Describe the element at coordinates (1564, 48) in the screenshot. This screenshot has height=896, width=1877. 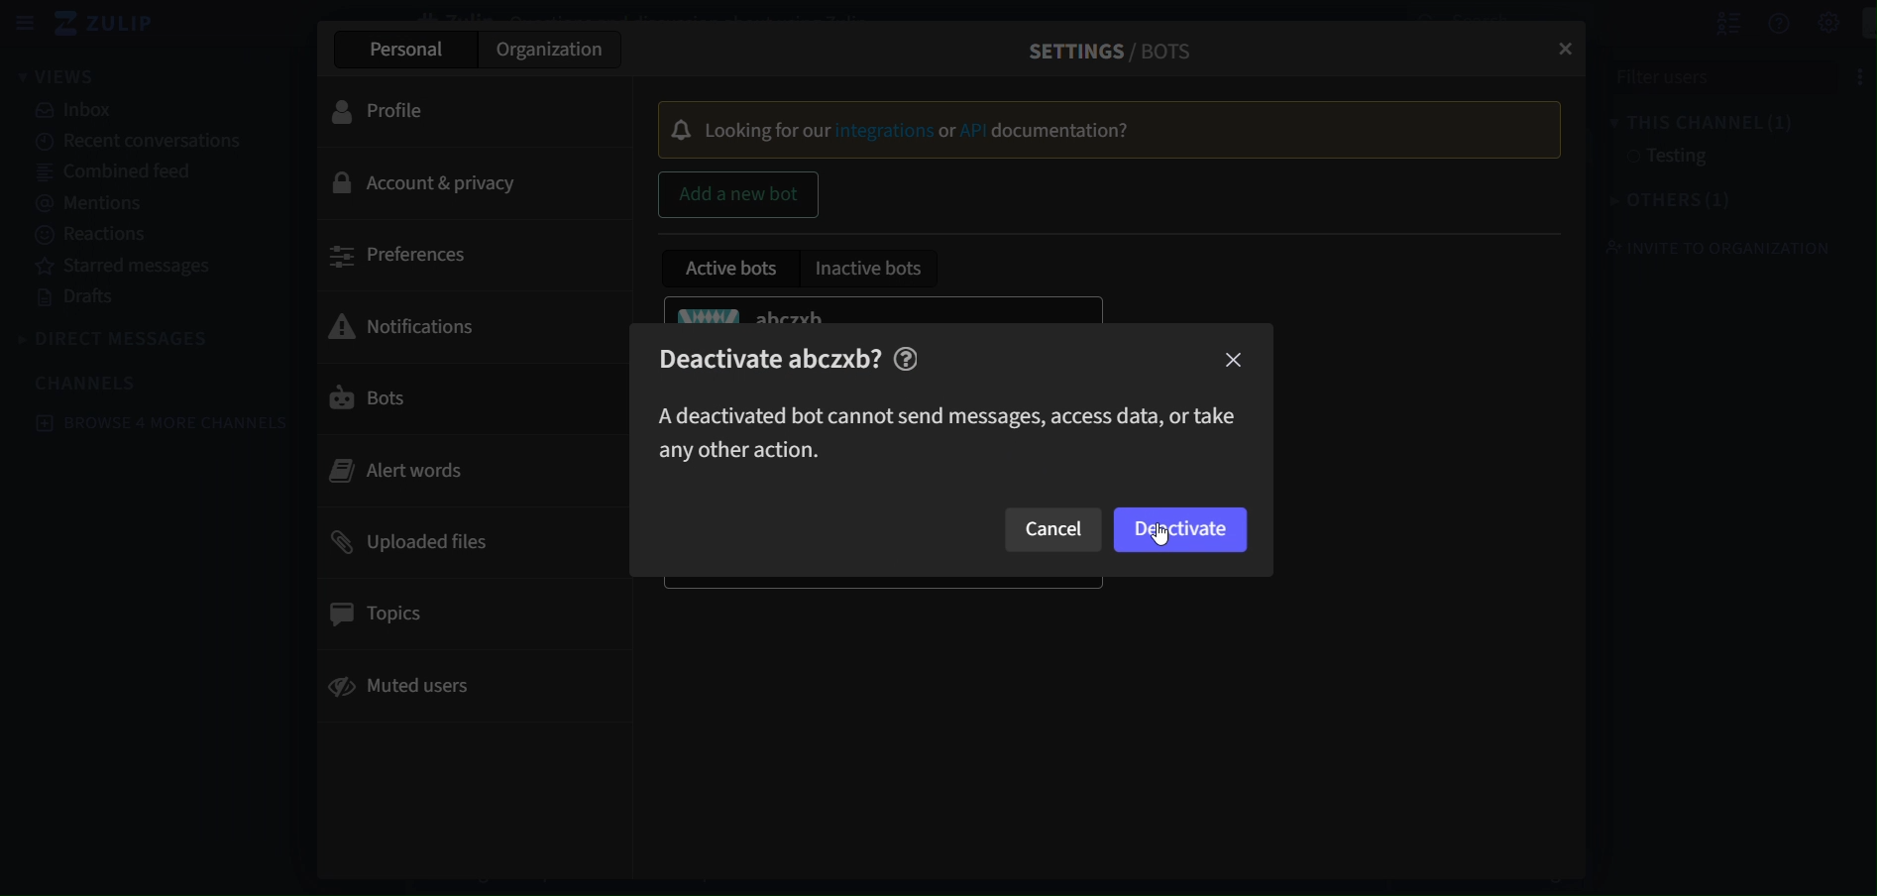
I see `close` at that location.